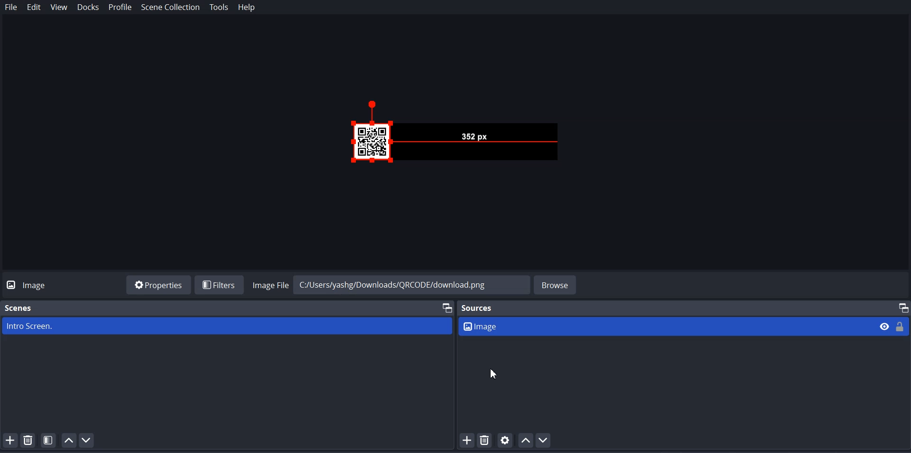  What do you see at coordinates (903, 307) in the screenshot?
I see `Maximize` at bounding box center [903, 307].